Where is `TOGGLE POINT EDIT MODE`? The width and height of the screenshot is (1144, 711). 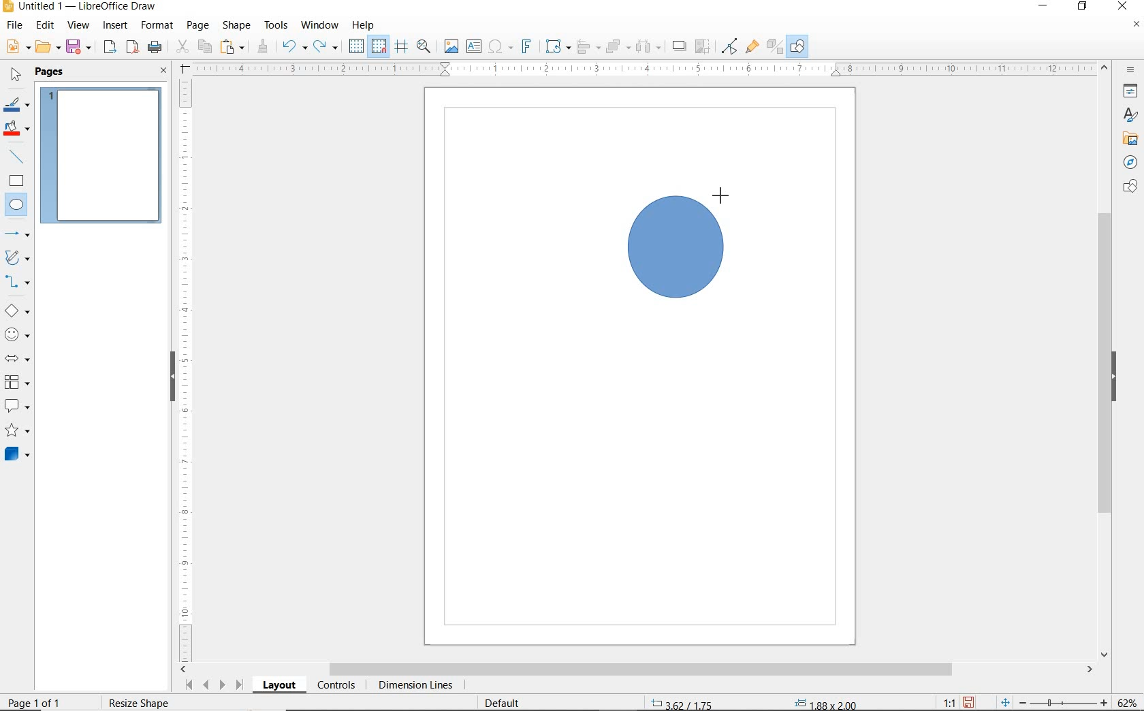 TOGGLE POINT EDIT MODE is located at coordinates (730, 46).